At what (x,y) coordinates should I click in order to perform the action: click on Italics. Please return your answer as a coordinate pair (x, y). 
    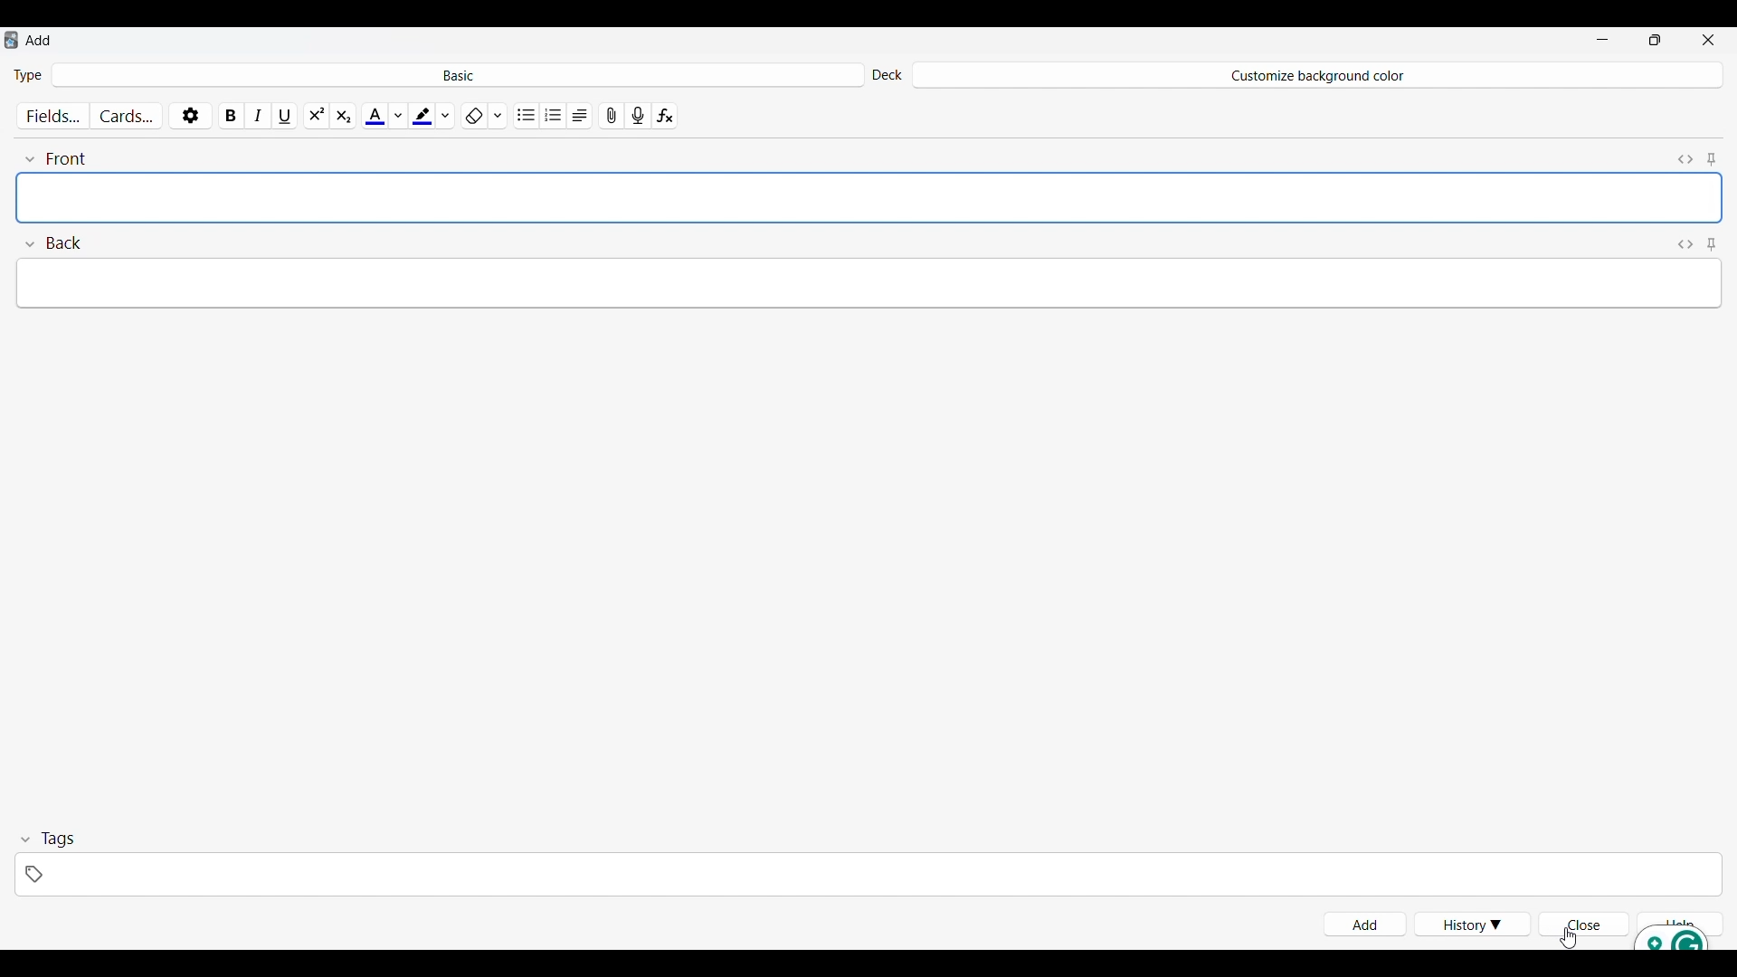
    Looking at the image, I should click on (259, 113).